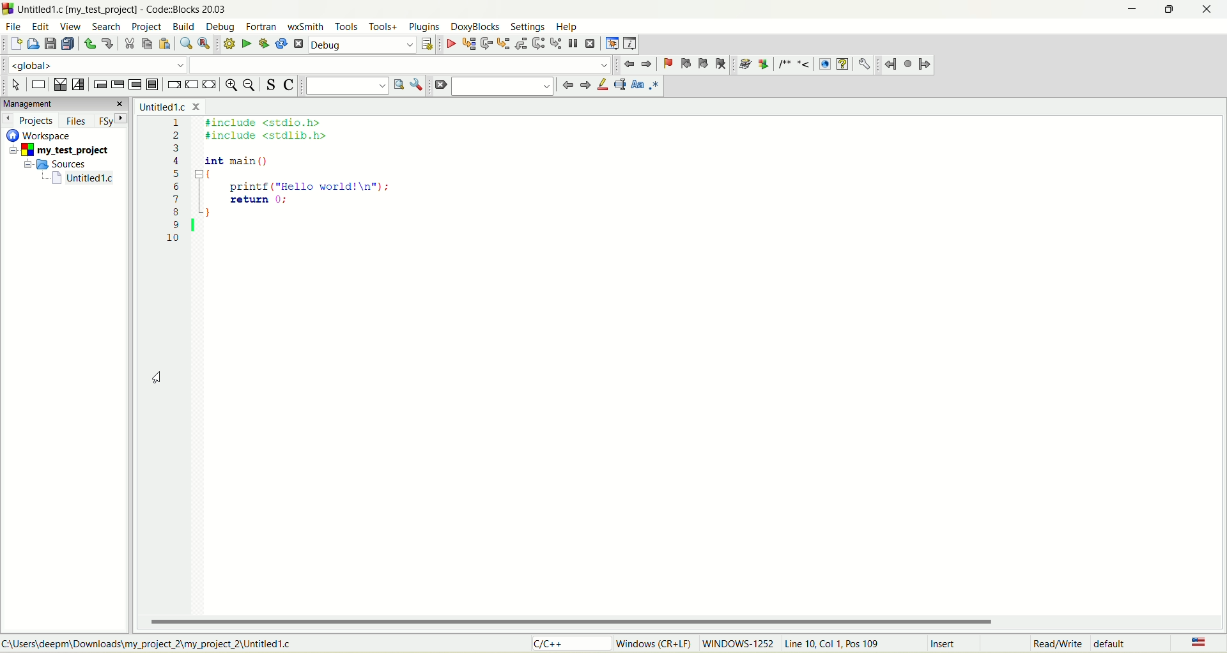 The height and width of the screenshot is (653, 1227). Describe the element at coordinates (612, 43) in the screenshot. I see `debugging` at that location.